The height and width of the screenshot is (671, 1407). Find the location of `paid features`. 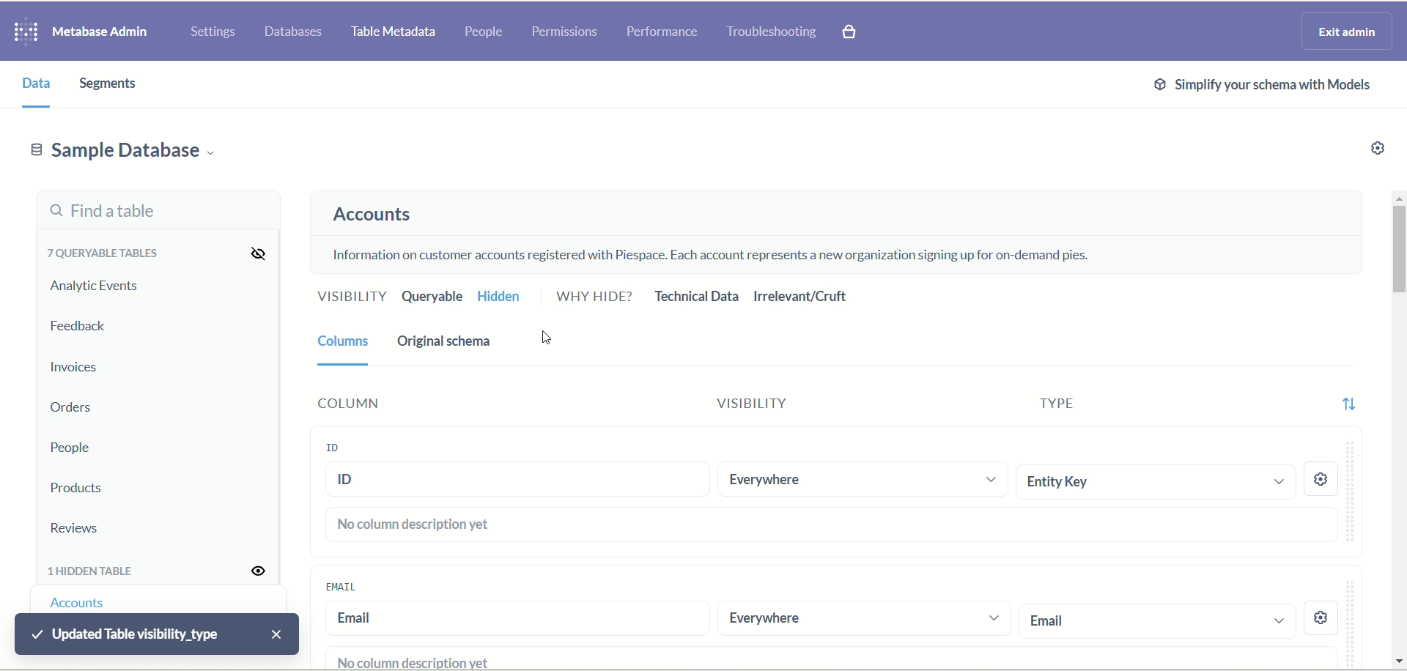

paid features is located at coordinates (854, 35).